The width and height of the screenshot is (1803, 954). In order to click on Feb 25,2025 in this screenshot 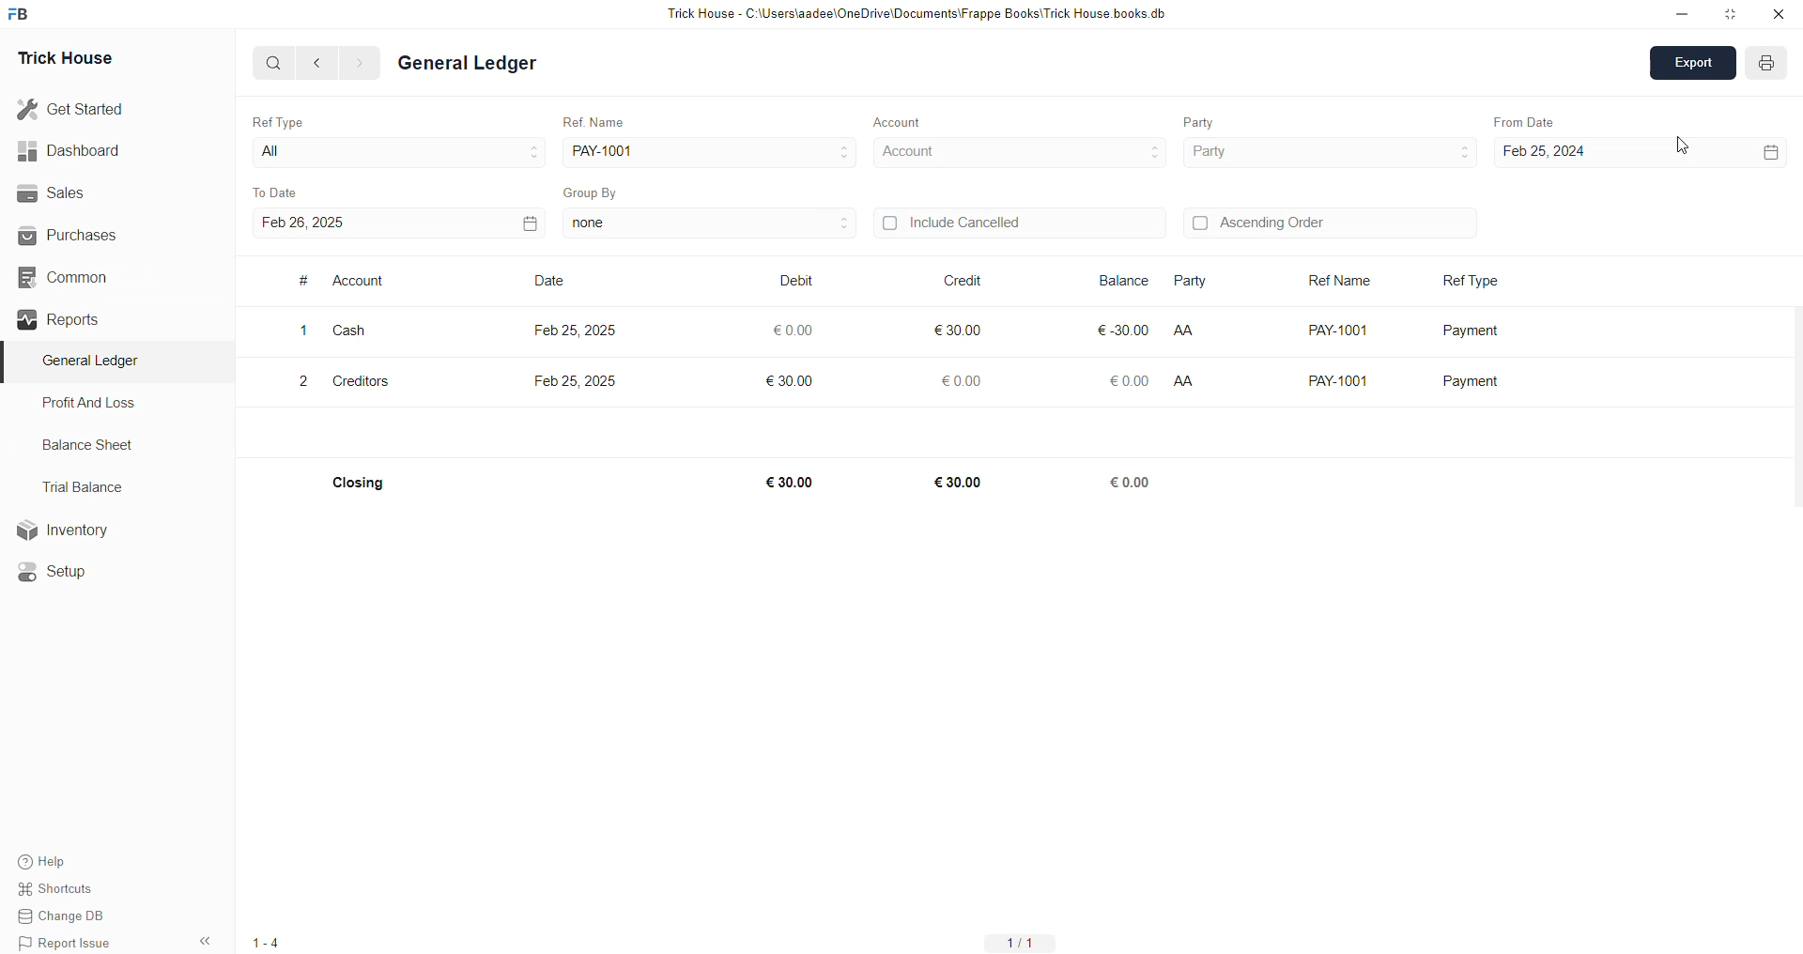, I will do `click(578, 331)`.